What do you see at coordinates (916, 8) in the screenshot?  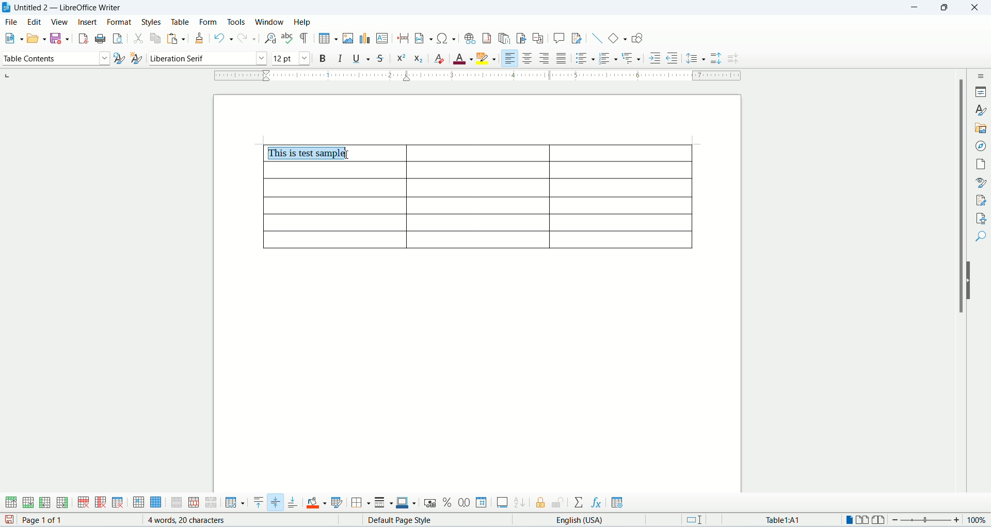 I see `minimize` at bounding box center [916, 8].